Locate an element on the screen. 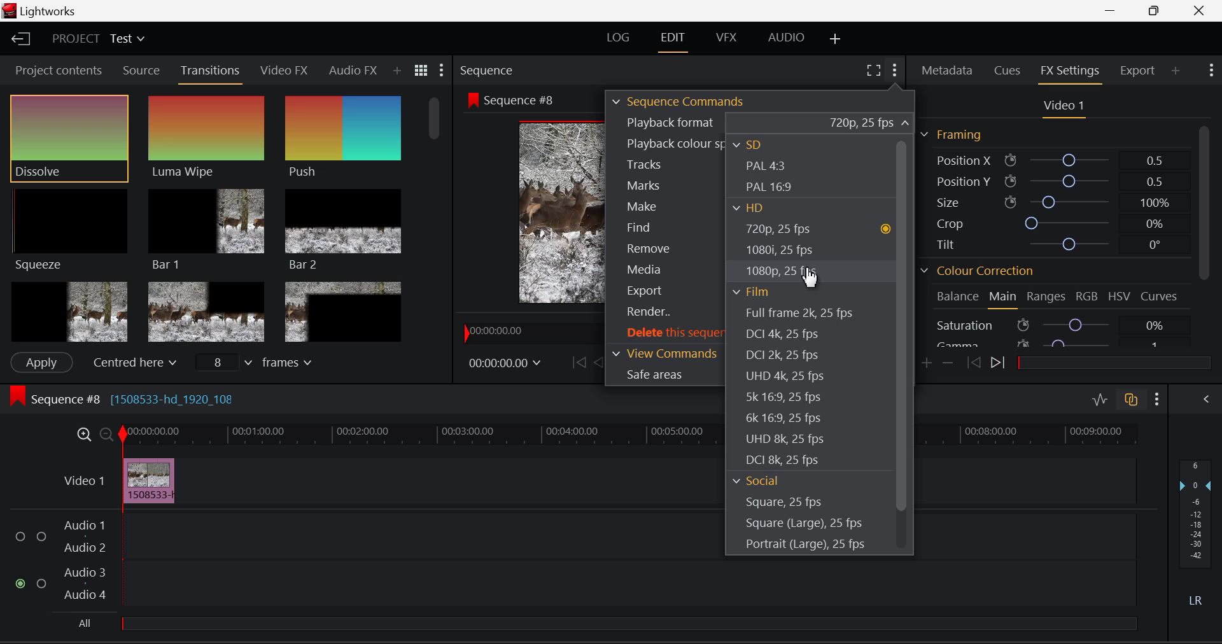 Image resolution: width=1222 pixels, height=644 pixels. Source is located at coordinates (141, 72).